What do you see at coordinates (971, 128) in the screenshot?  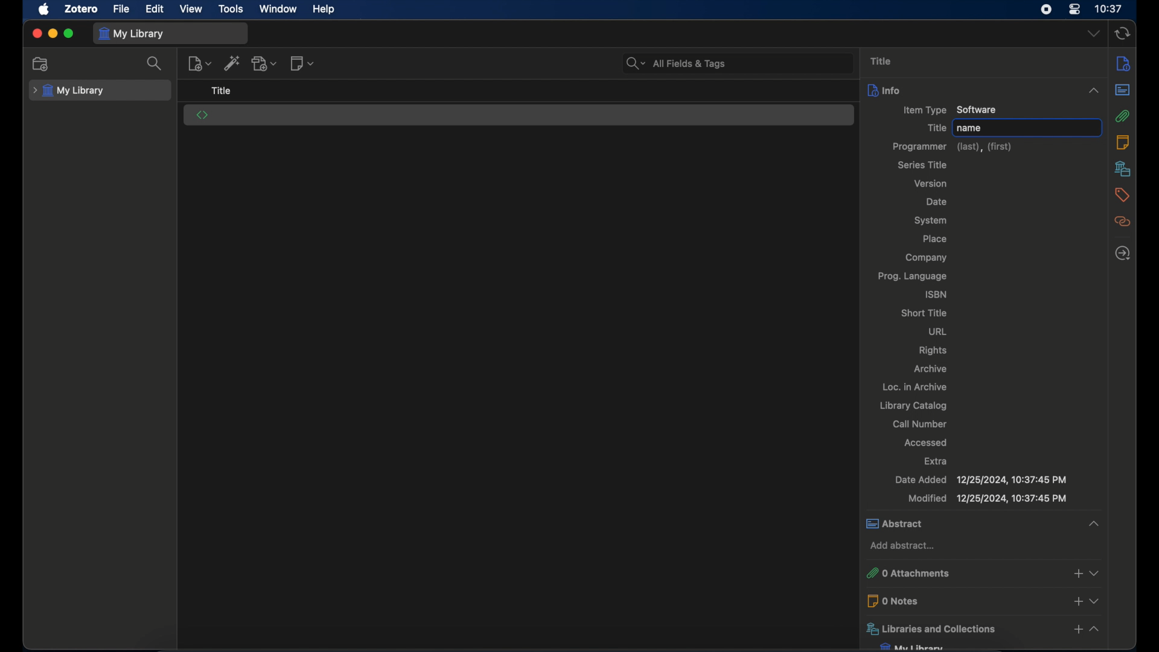 I see `name` at bounding box center [971, 128].